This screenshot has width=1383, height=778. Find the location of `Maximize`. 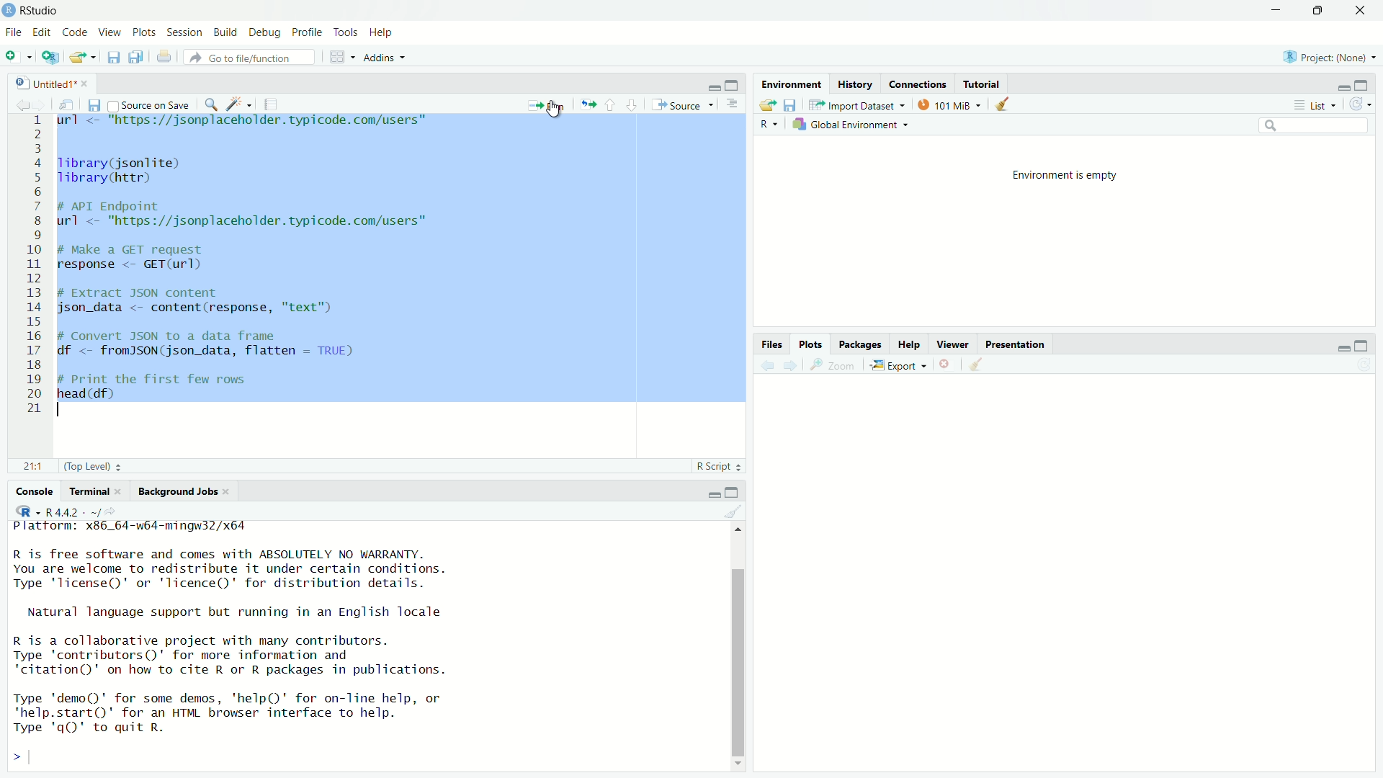

Maximize is located at coordinates (1362, 346).